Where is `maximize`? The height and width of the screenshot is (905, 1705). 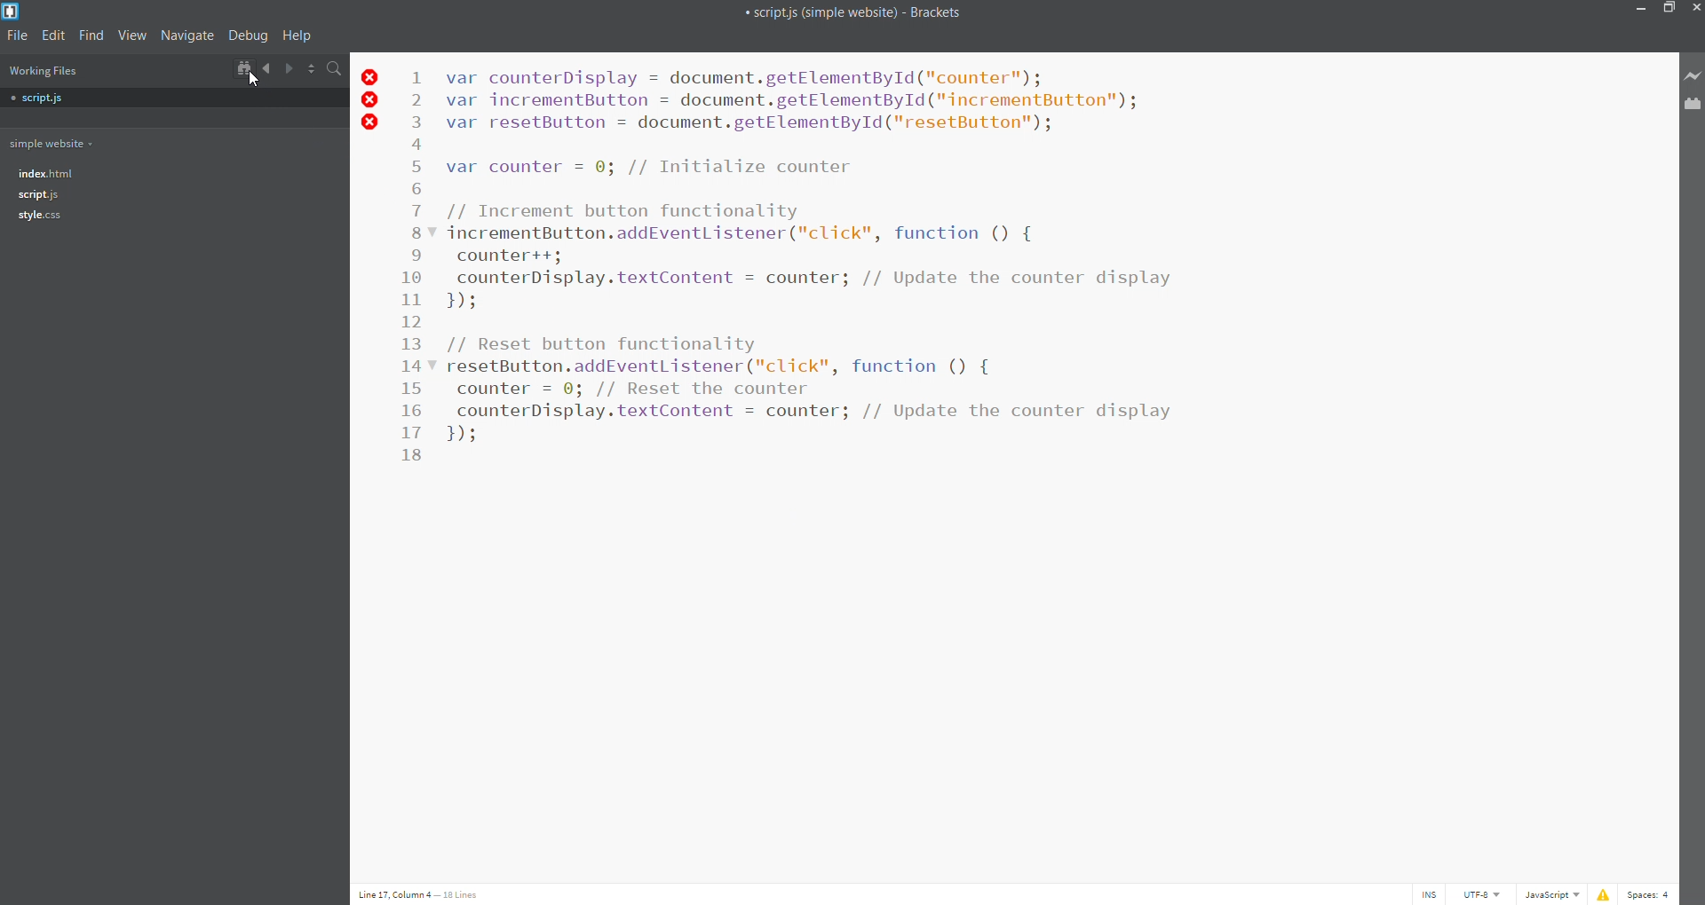 maximize is located at coordinates (1670, 9).